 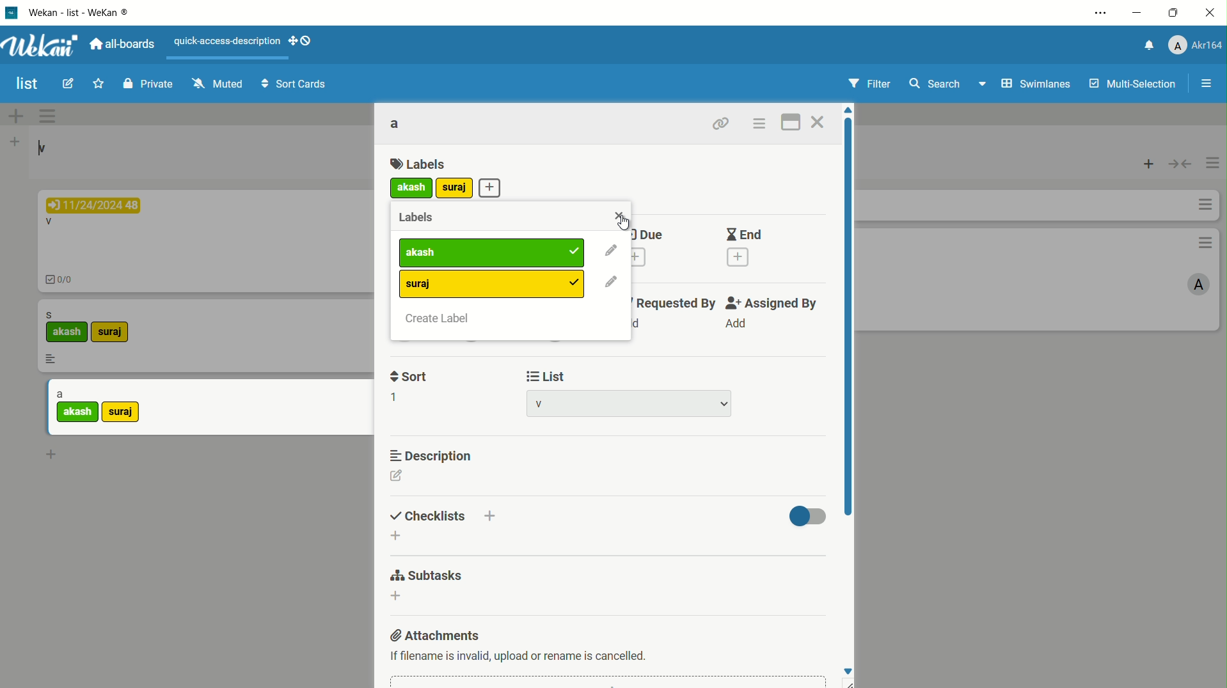 What do you see at coordinates (489, 517) in the screenshot?
I see `add checklist` at bounding box center [489, 517].